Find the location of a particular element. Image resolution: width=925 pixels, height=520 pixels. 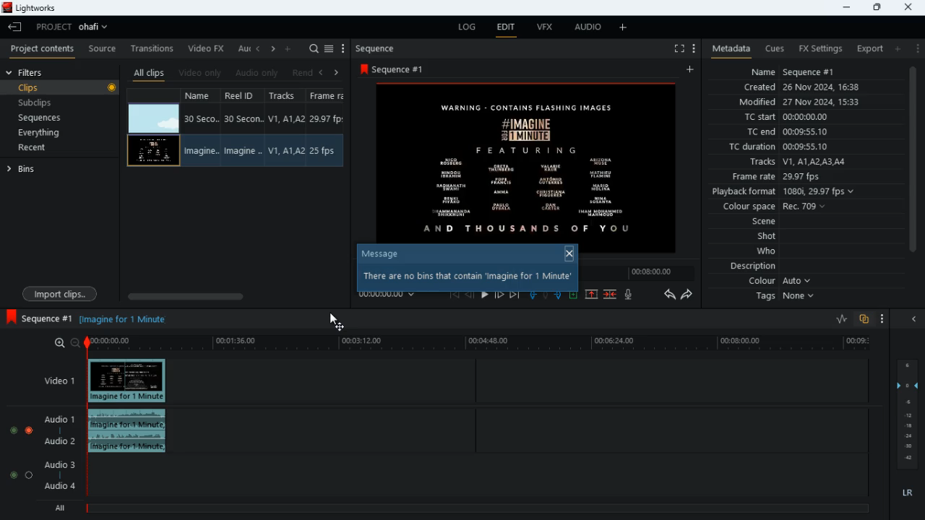

tracks is located at coordinates (800, 162).